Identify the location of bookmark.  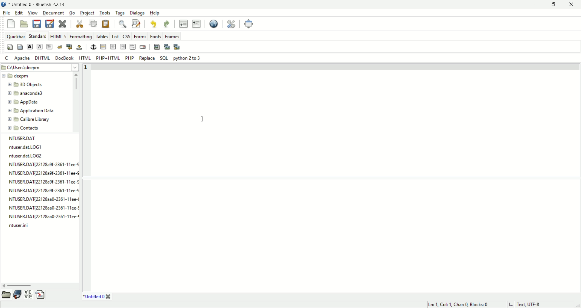
(18, 295).